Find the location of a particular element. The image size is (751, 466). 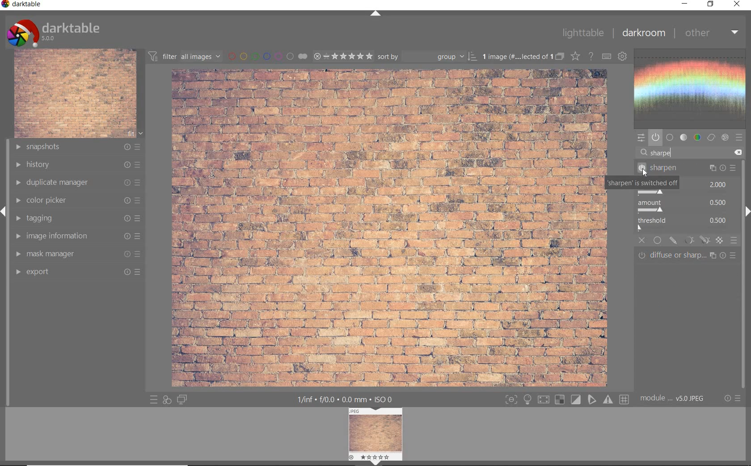

selected image range rating is located at coordinates (343, 56).